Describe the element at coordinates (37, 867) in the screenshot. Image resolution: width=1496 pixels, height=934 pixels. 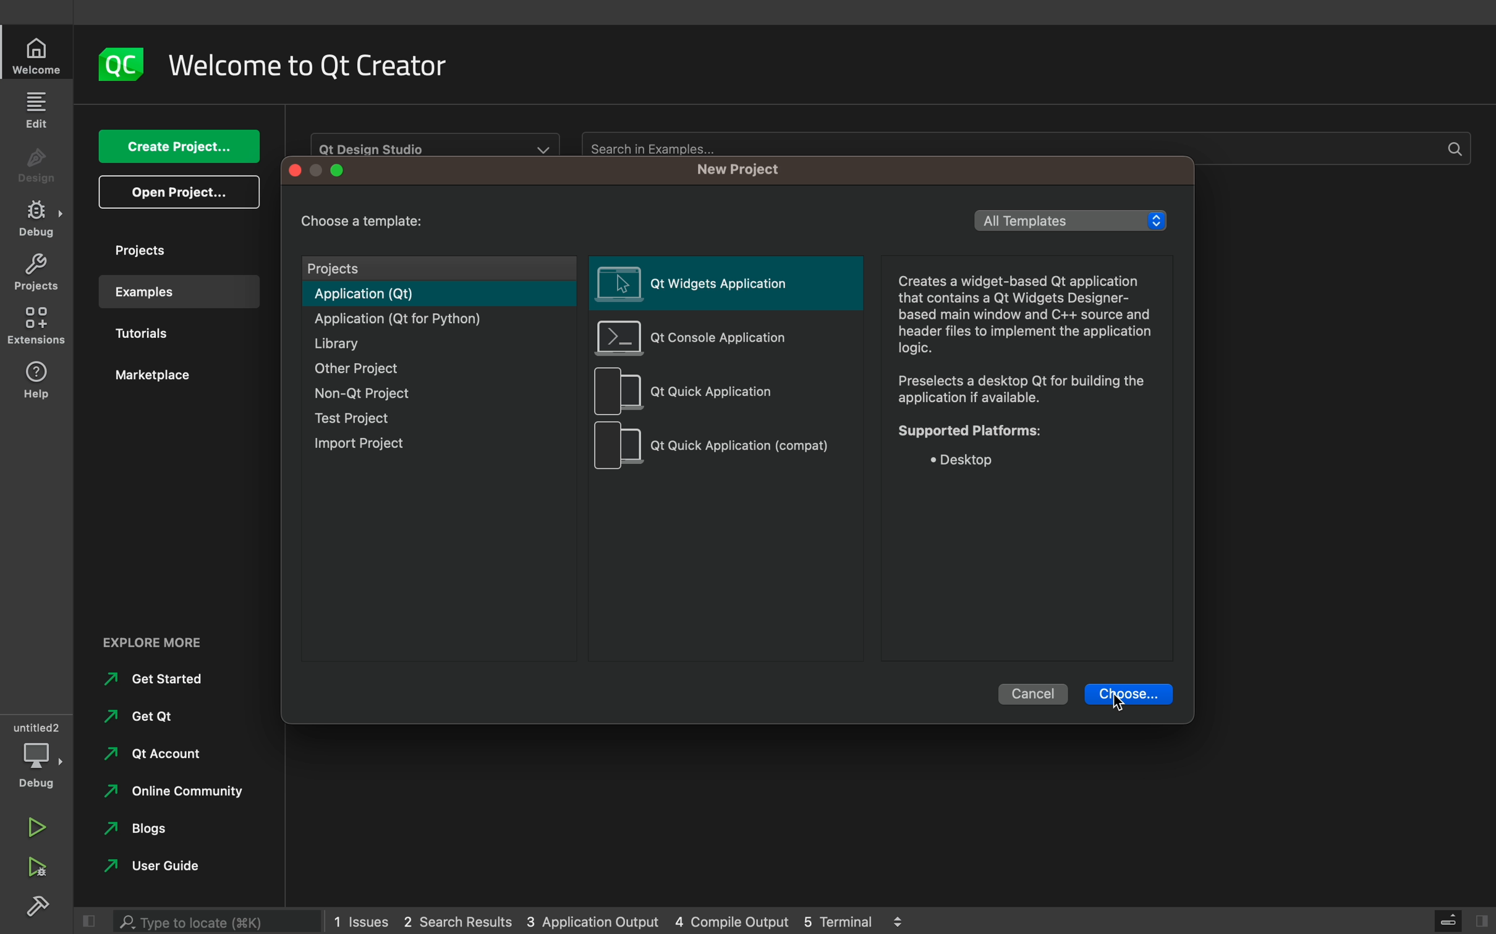
I see `debug and run` at that location.